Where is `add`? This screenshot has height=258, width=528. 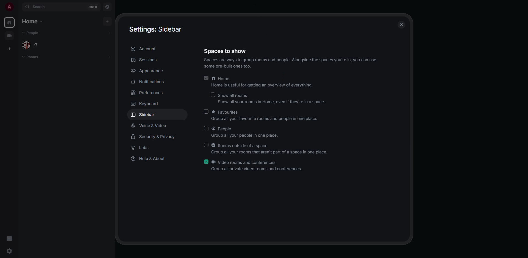 add is located at coordinates (11, 49).